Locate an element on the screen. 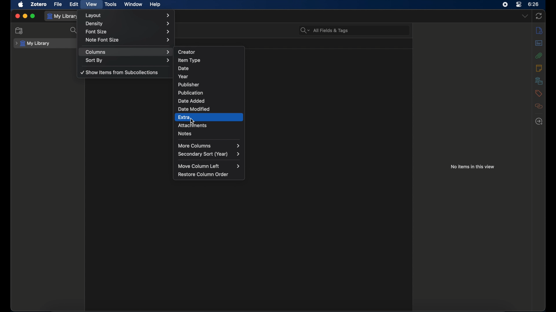  search is located at coordinates (74, 30).